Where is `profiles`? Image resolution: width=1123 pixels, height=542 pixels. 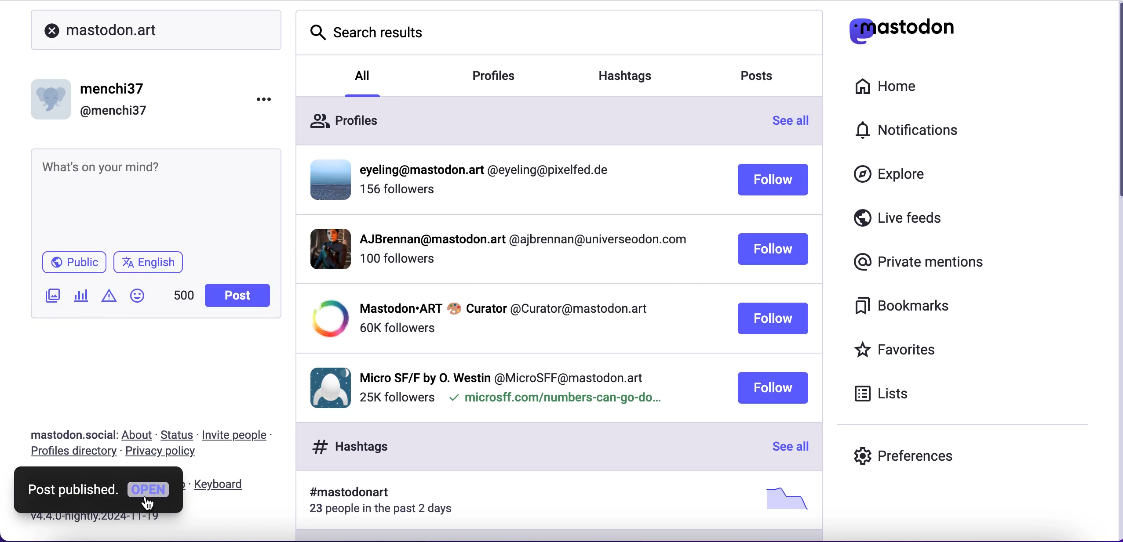 profiles is located at coordinates (359, 118).